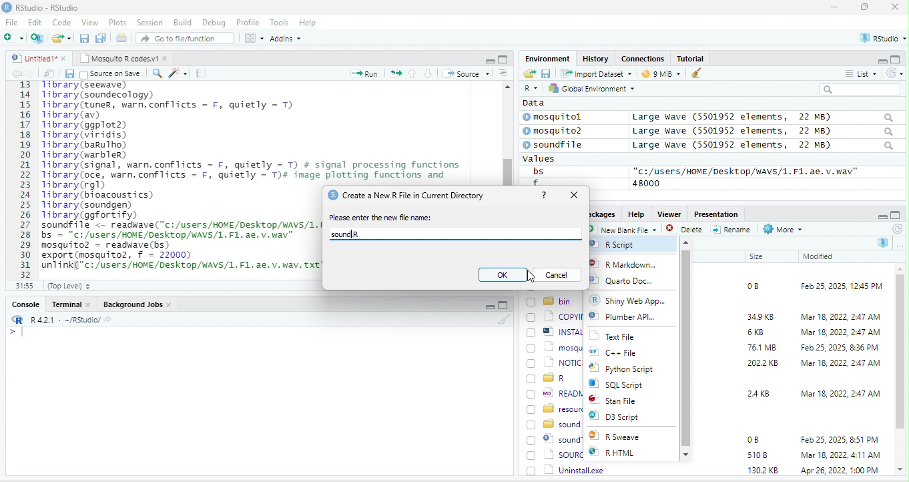 The width and height of the screenshot is (909, 482). What do you see at coordinates (757, 257) in the screenshot?
I see `Size` at bounding box center [757, 257].